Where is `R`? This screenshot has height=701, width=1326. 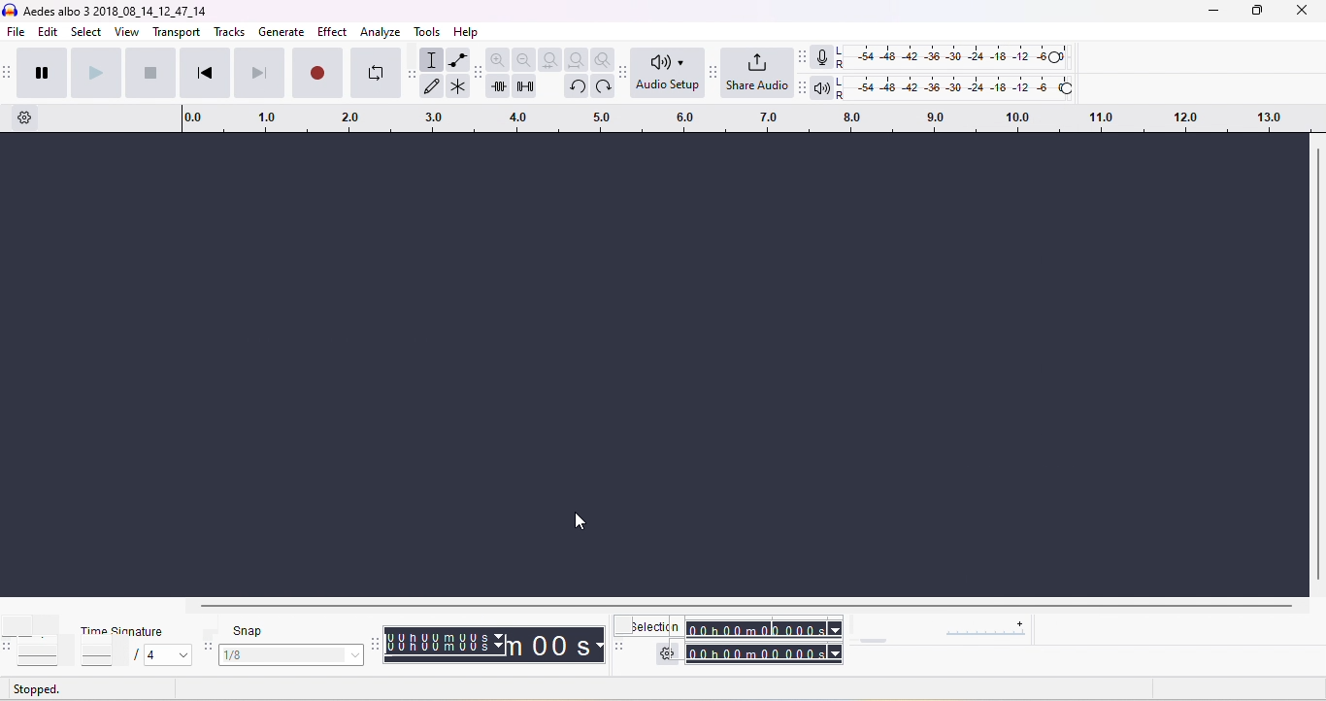 R is located at coordinates (844, 95).